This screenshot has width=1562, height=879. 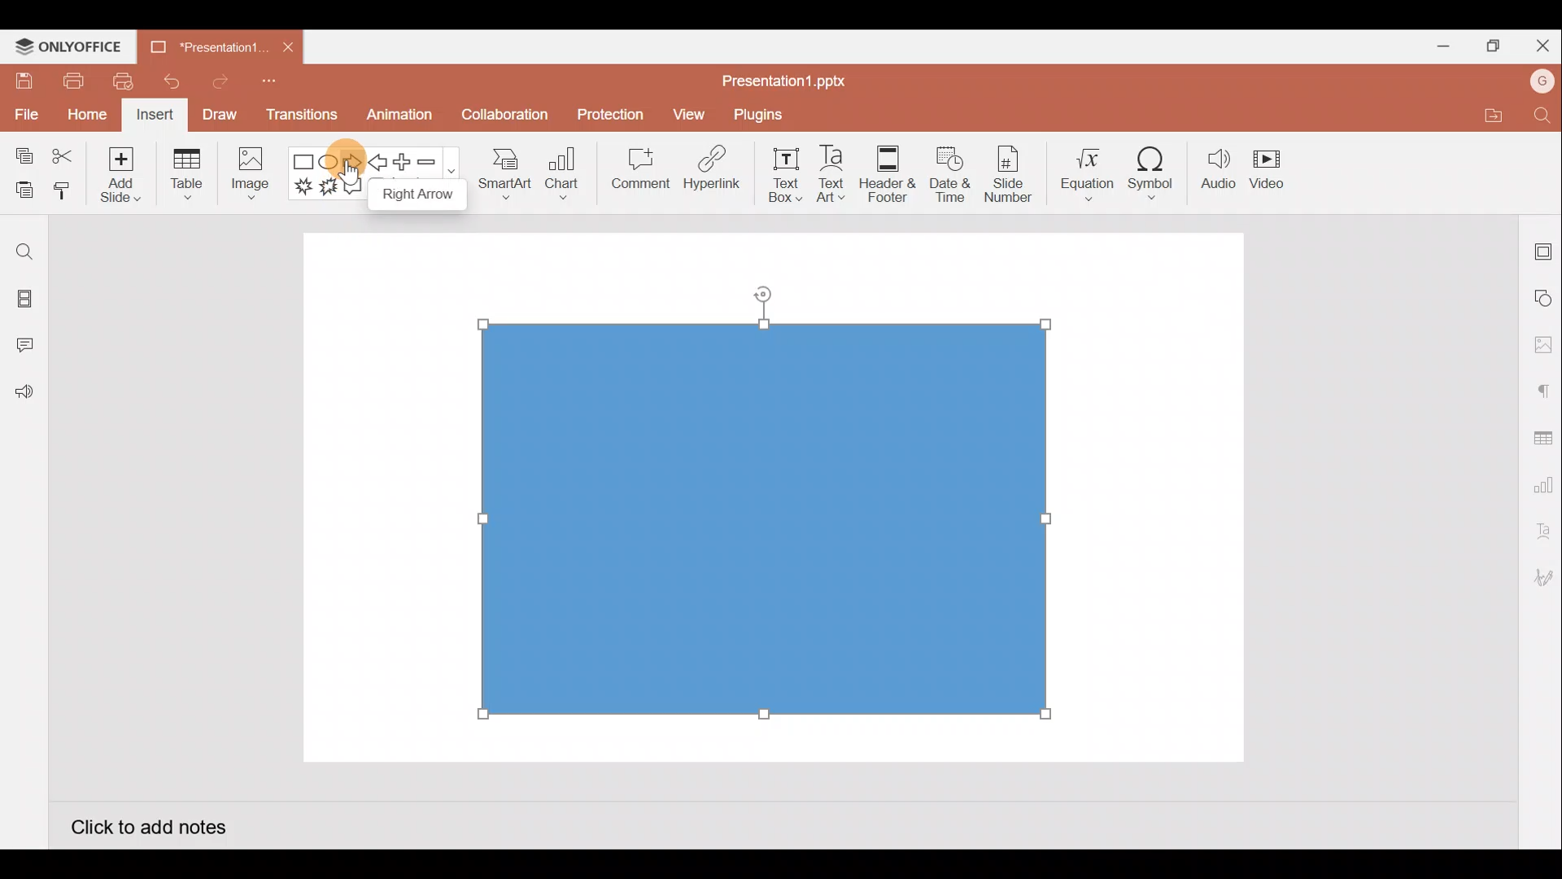 What do you see at coordinates (1007, 174) in the screenshot?
I see `Slide number` at bounding box center [1007, 174].